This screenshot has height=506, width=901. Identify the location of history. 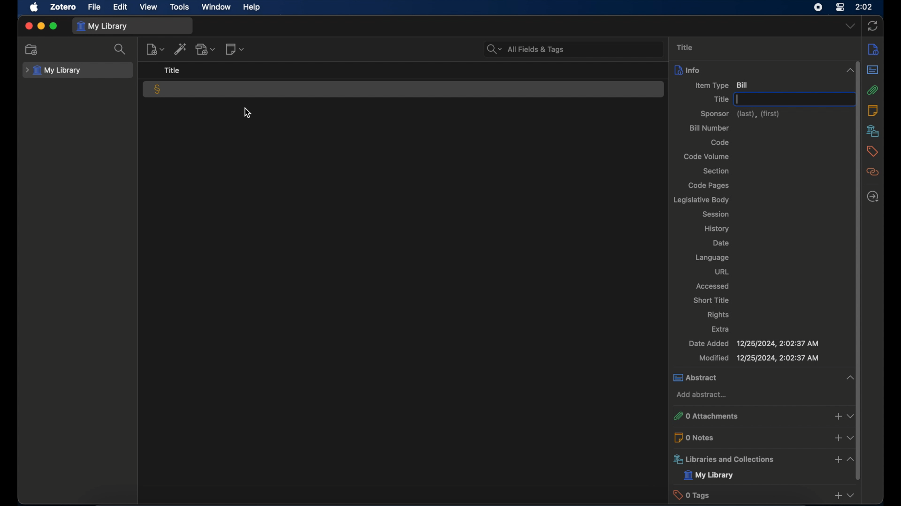
(717, 228).